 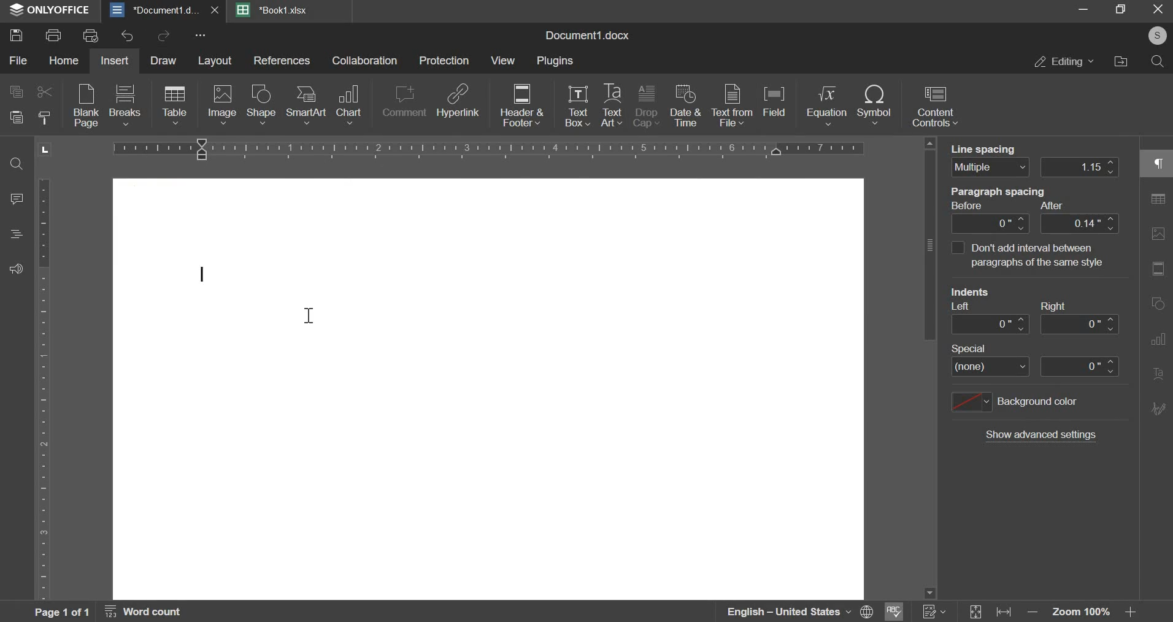 I want to click on print preview, so click(x=92, y=35).